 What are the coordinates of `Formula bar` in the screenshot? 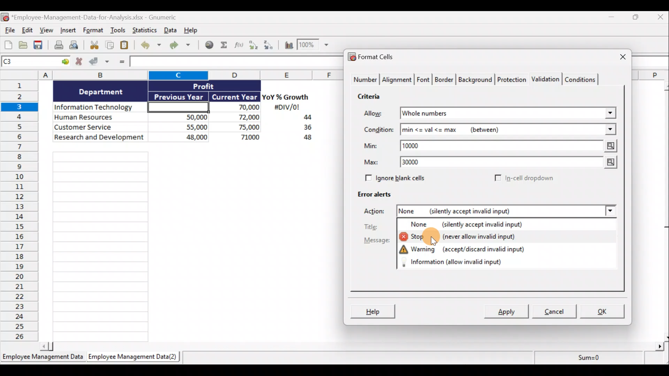 It's located at (234, 62).